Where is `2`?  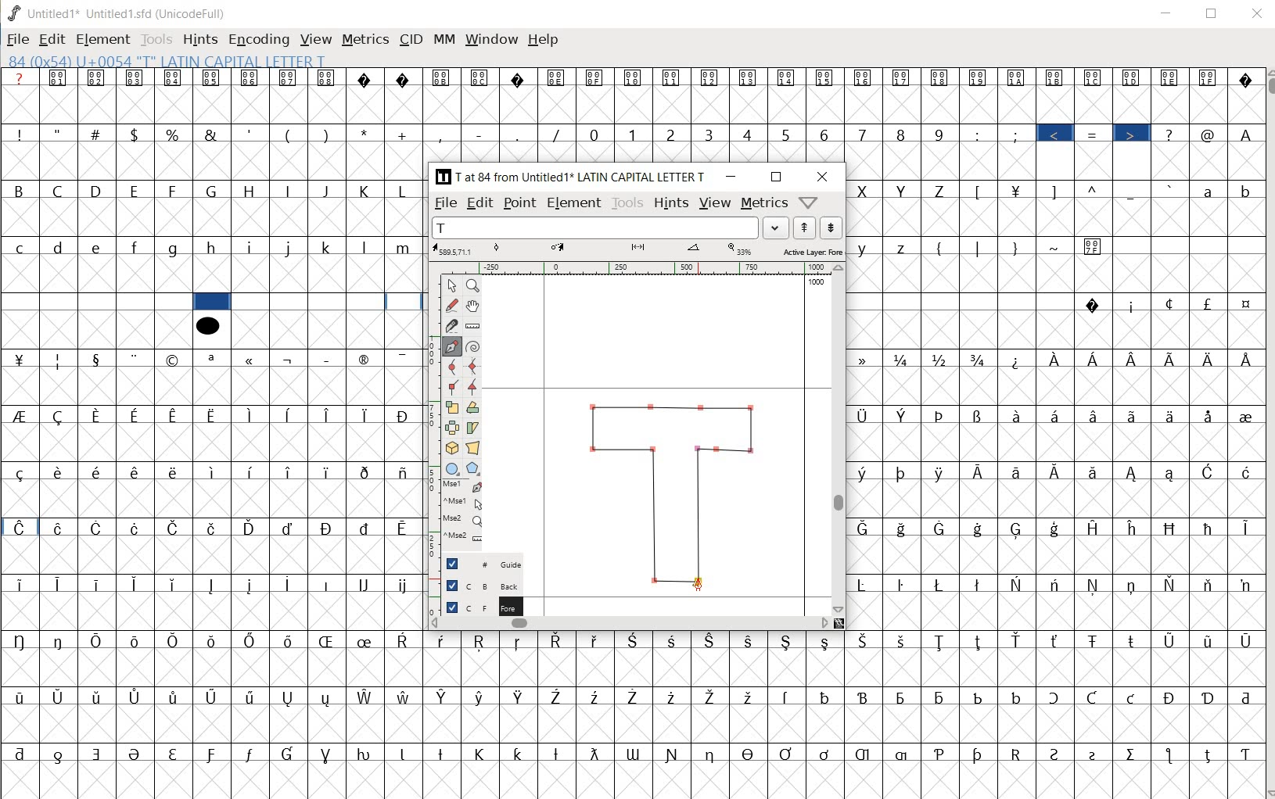
2 is located at coordinates (673, 134).